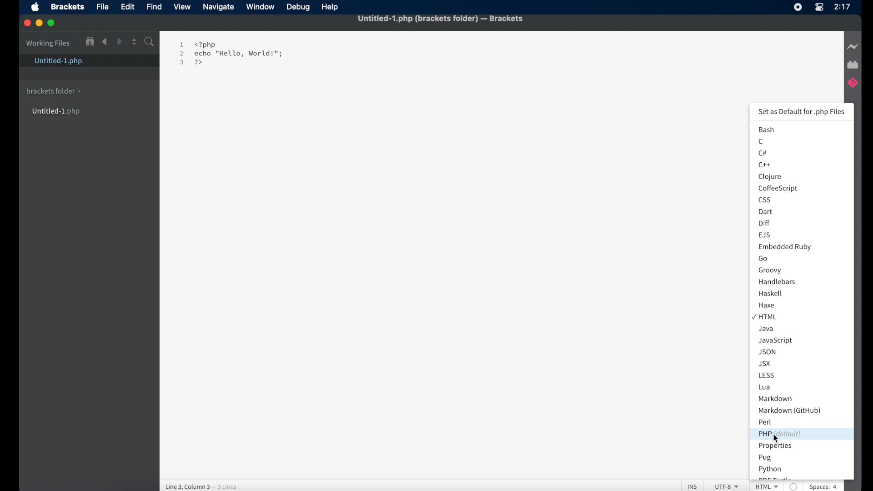 The height and width of the screenshot is (491, 873). I want to click on brackets git extension, so click(852, 84).